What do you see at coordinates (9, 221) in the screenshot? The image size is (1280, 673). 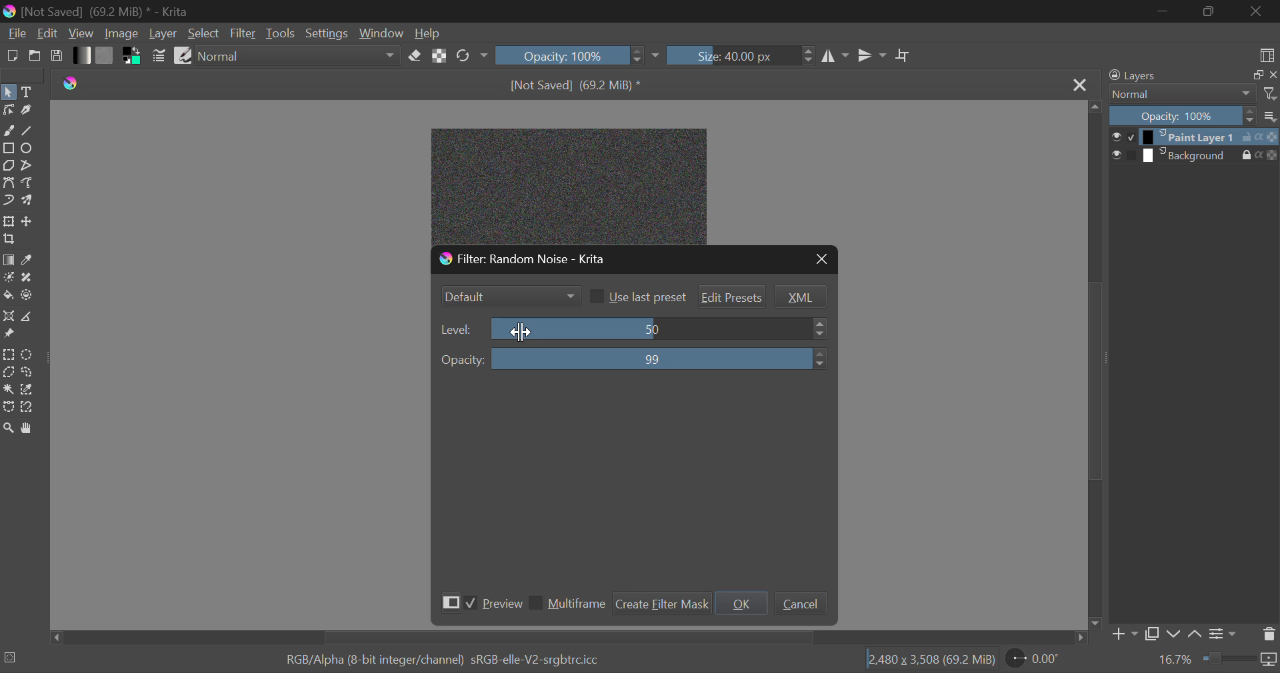 I see `Transform Layer` at bounding box center [9, 221].